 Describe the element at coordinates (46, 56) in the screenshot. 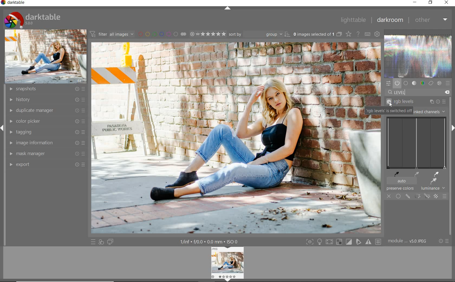

I see `image` at that location.